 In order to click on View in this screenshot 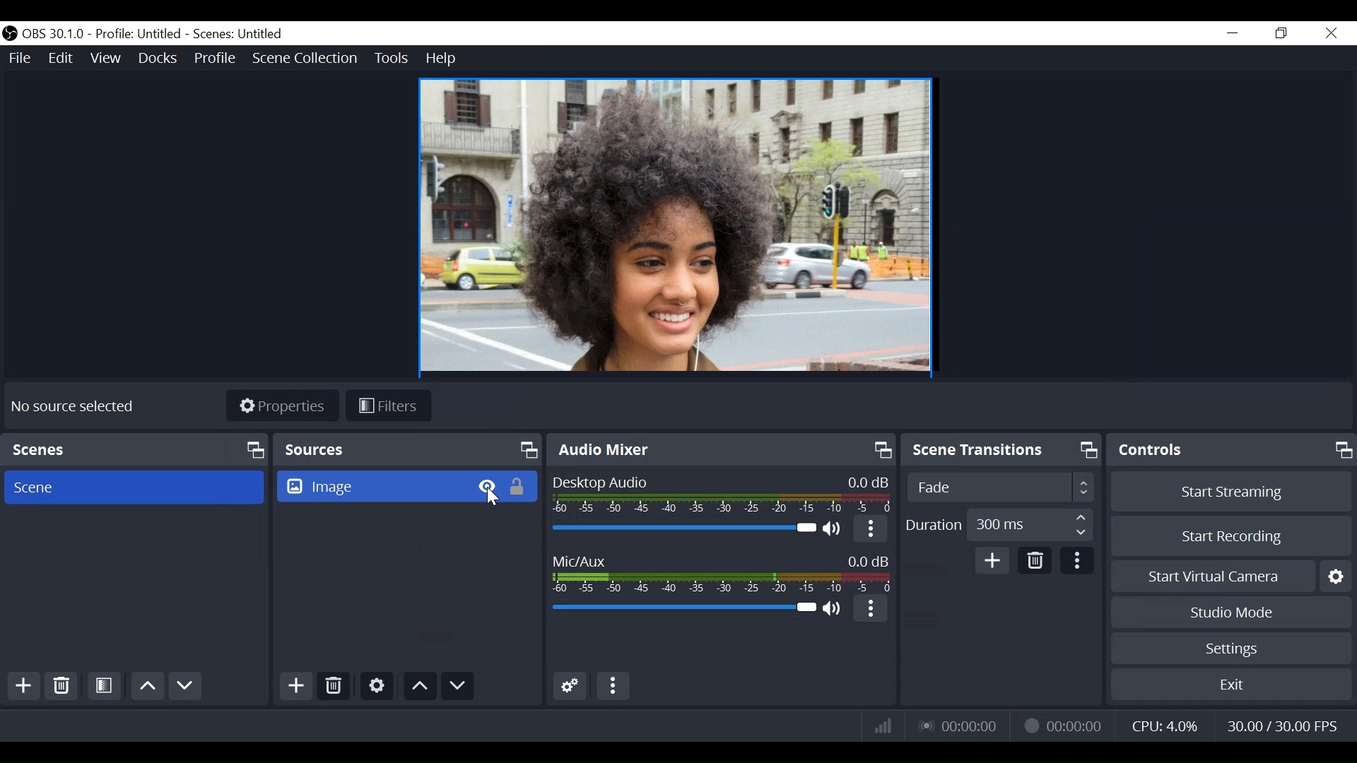, I will do `click(104, 56)`.